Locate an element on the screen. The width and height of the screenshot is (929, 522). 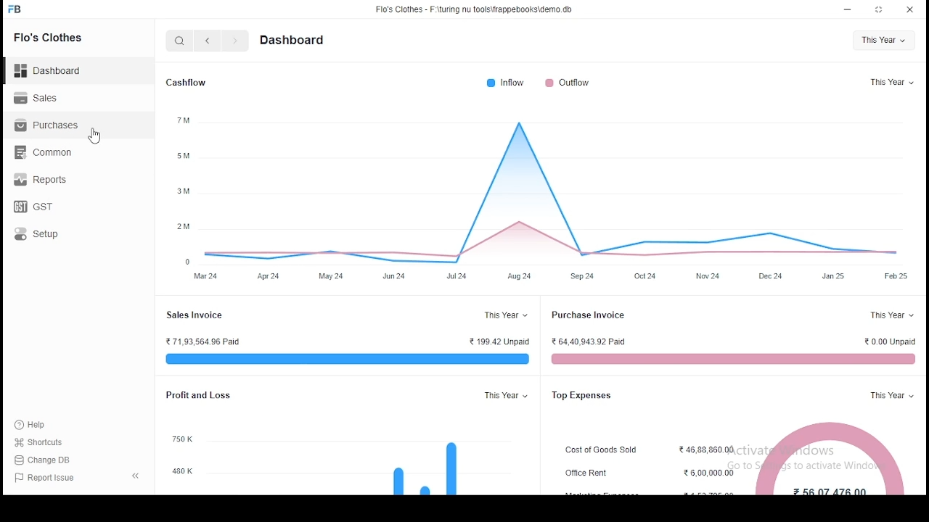
gst is located at coordinates (33, 207).